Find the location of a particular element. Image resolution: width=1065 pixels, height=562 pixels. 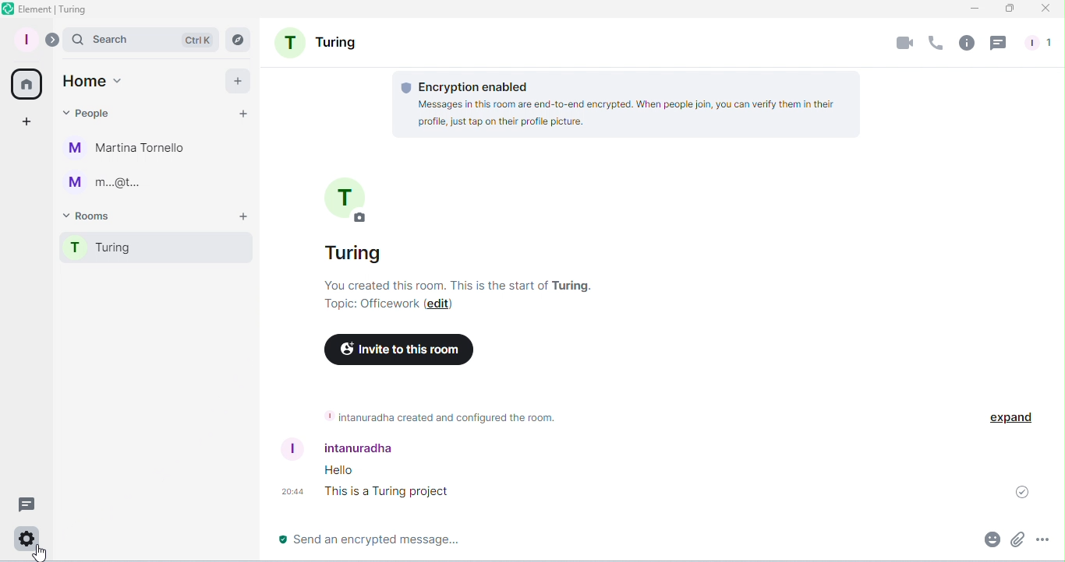

Edit is located at coordinates (438, 305).